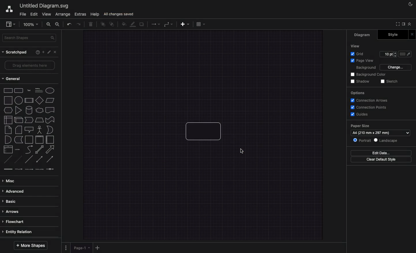 Image resolution: width=416 pixels, height=253 pixels. I want to click on Scratchpad, so click(14, 53).